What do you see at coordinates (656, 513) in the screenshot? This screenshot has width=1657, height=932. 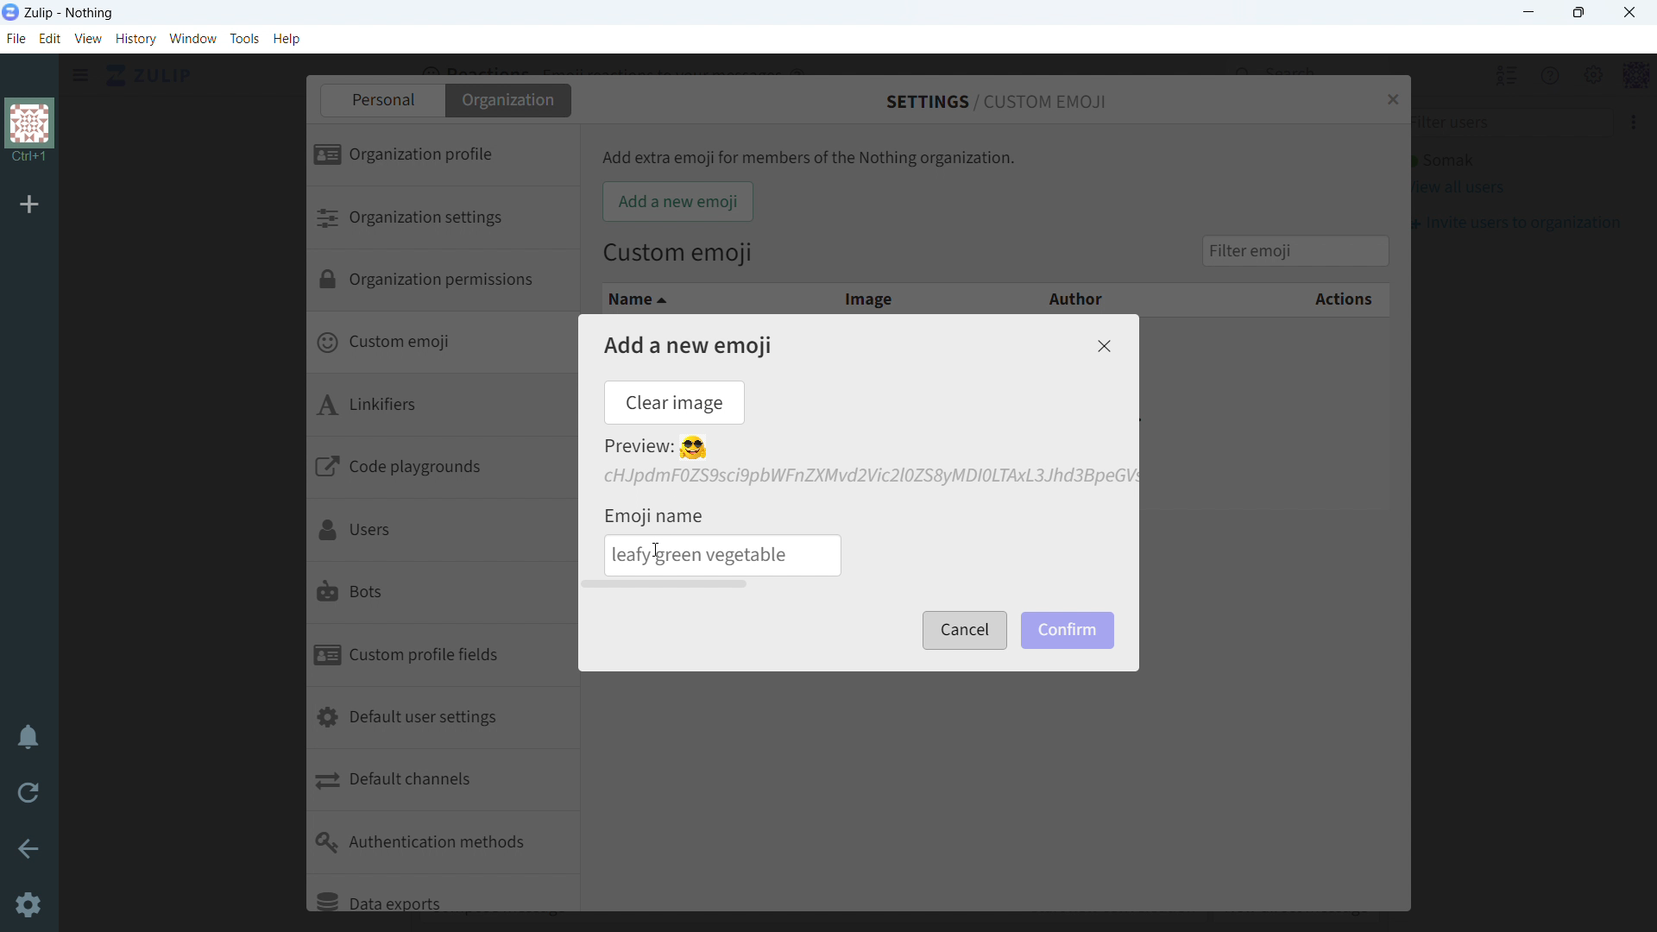 I see `emoji name` at bounding box center [656, 513].